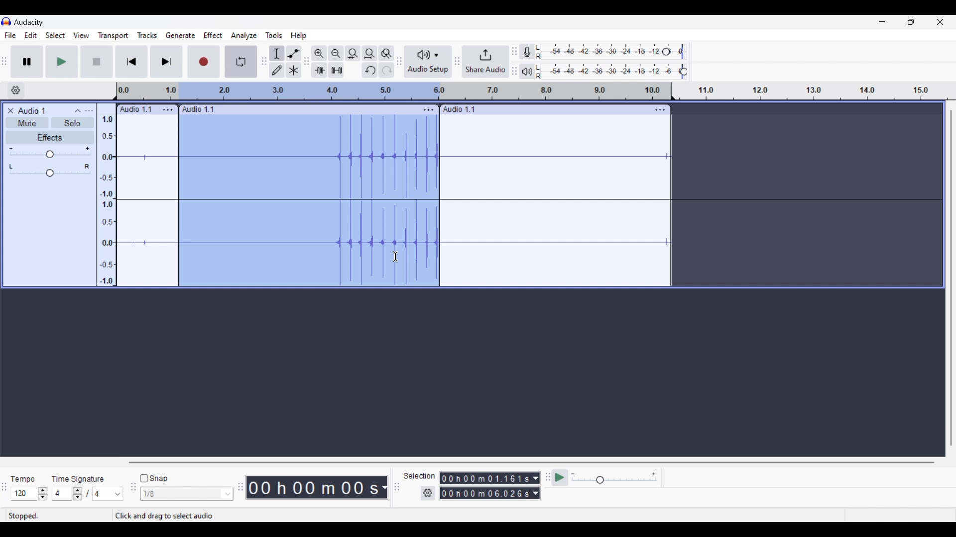 This screenshot has width=956, height=537. What do you see at coordinates (22, 478) in the screenshot?
I see `Tempo` at bounding box center [22, 478].